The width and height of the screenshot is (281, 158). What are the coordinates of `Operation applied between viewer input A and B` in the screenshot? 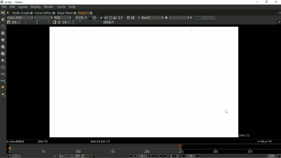 It's located at (166, 18).